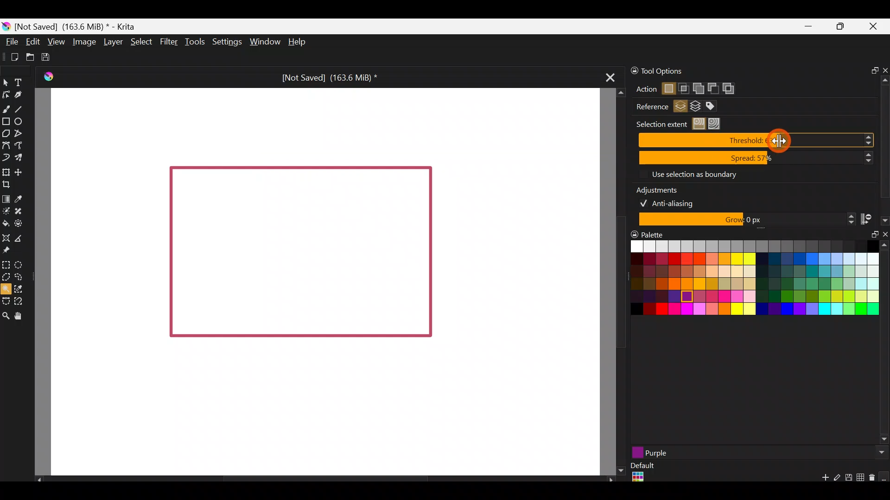  Describe the element at coordinates (874, 481) in the screenshot. I see `Remove swatch/group` at that location.